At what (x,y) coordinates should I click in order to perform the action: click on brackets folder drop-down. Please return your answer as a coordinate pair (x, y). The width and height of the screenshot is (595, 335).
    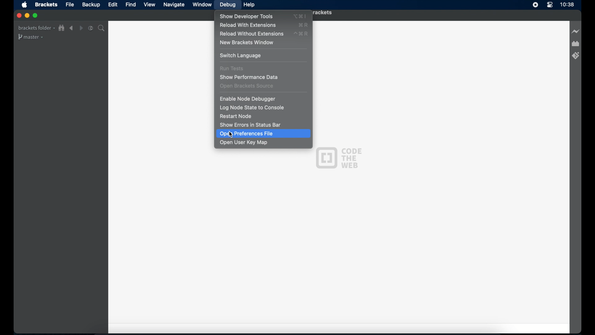
    Looking at the image, I should click on (36, 28).